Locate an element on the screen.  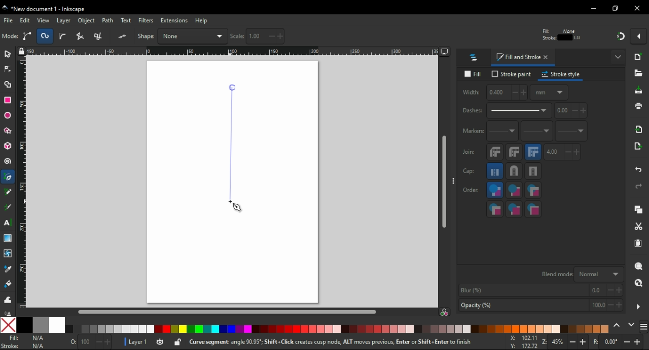
color schemes is located at coordinates (643, 328).